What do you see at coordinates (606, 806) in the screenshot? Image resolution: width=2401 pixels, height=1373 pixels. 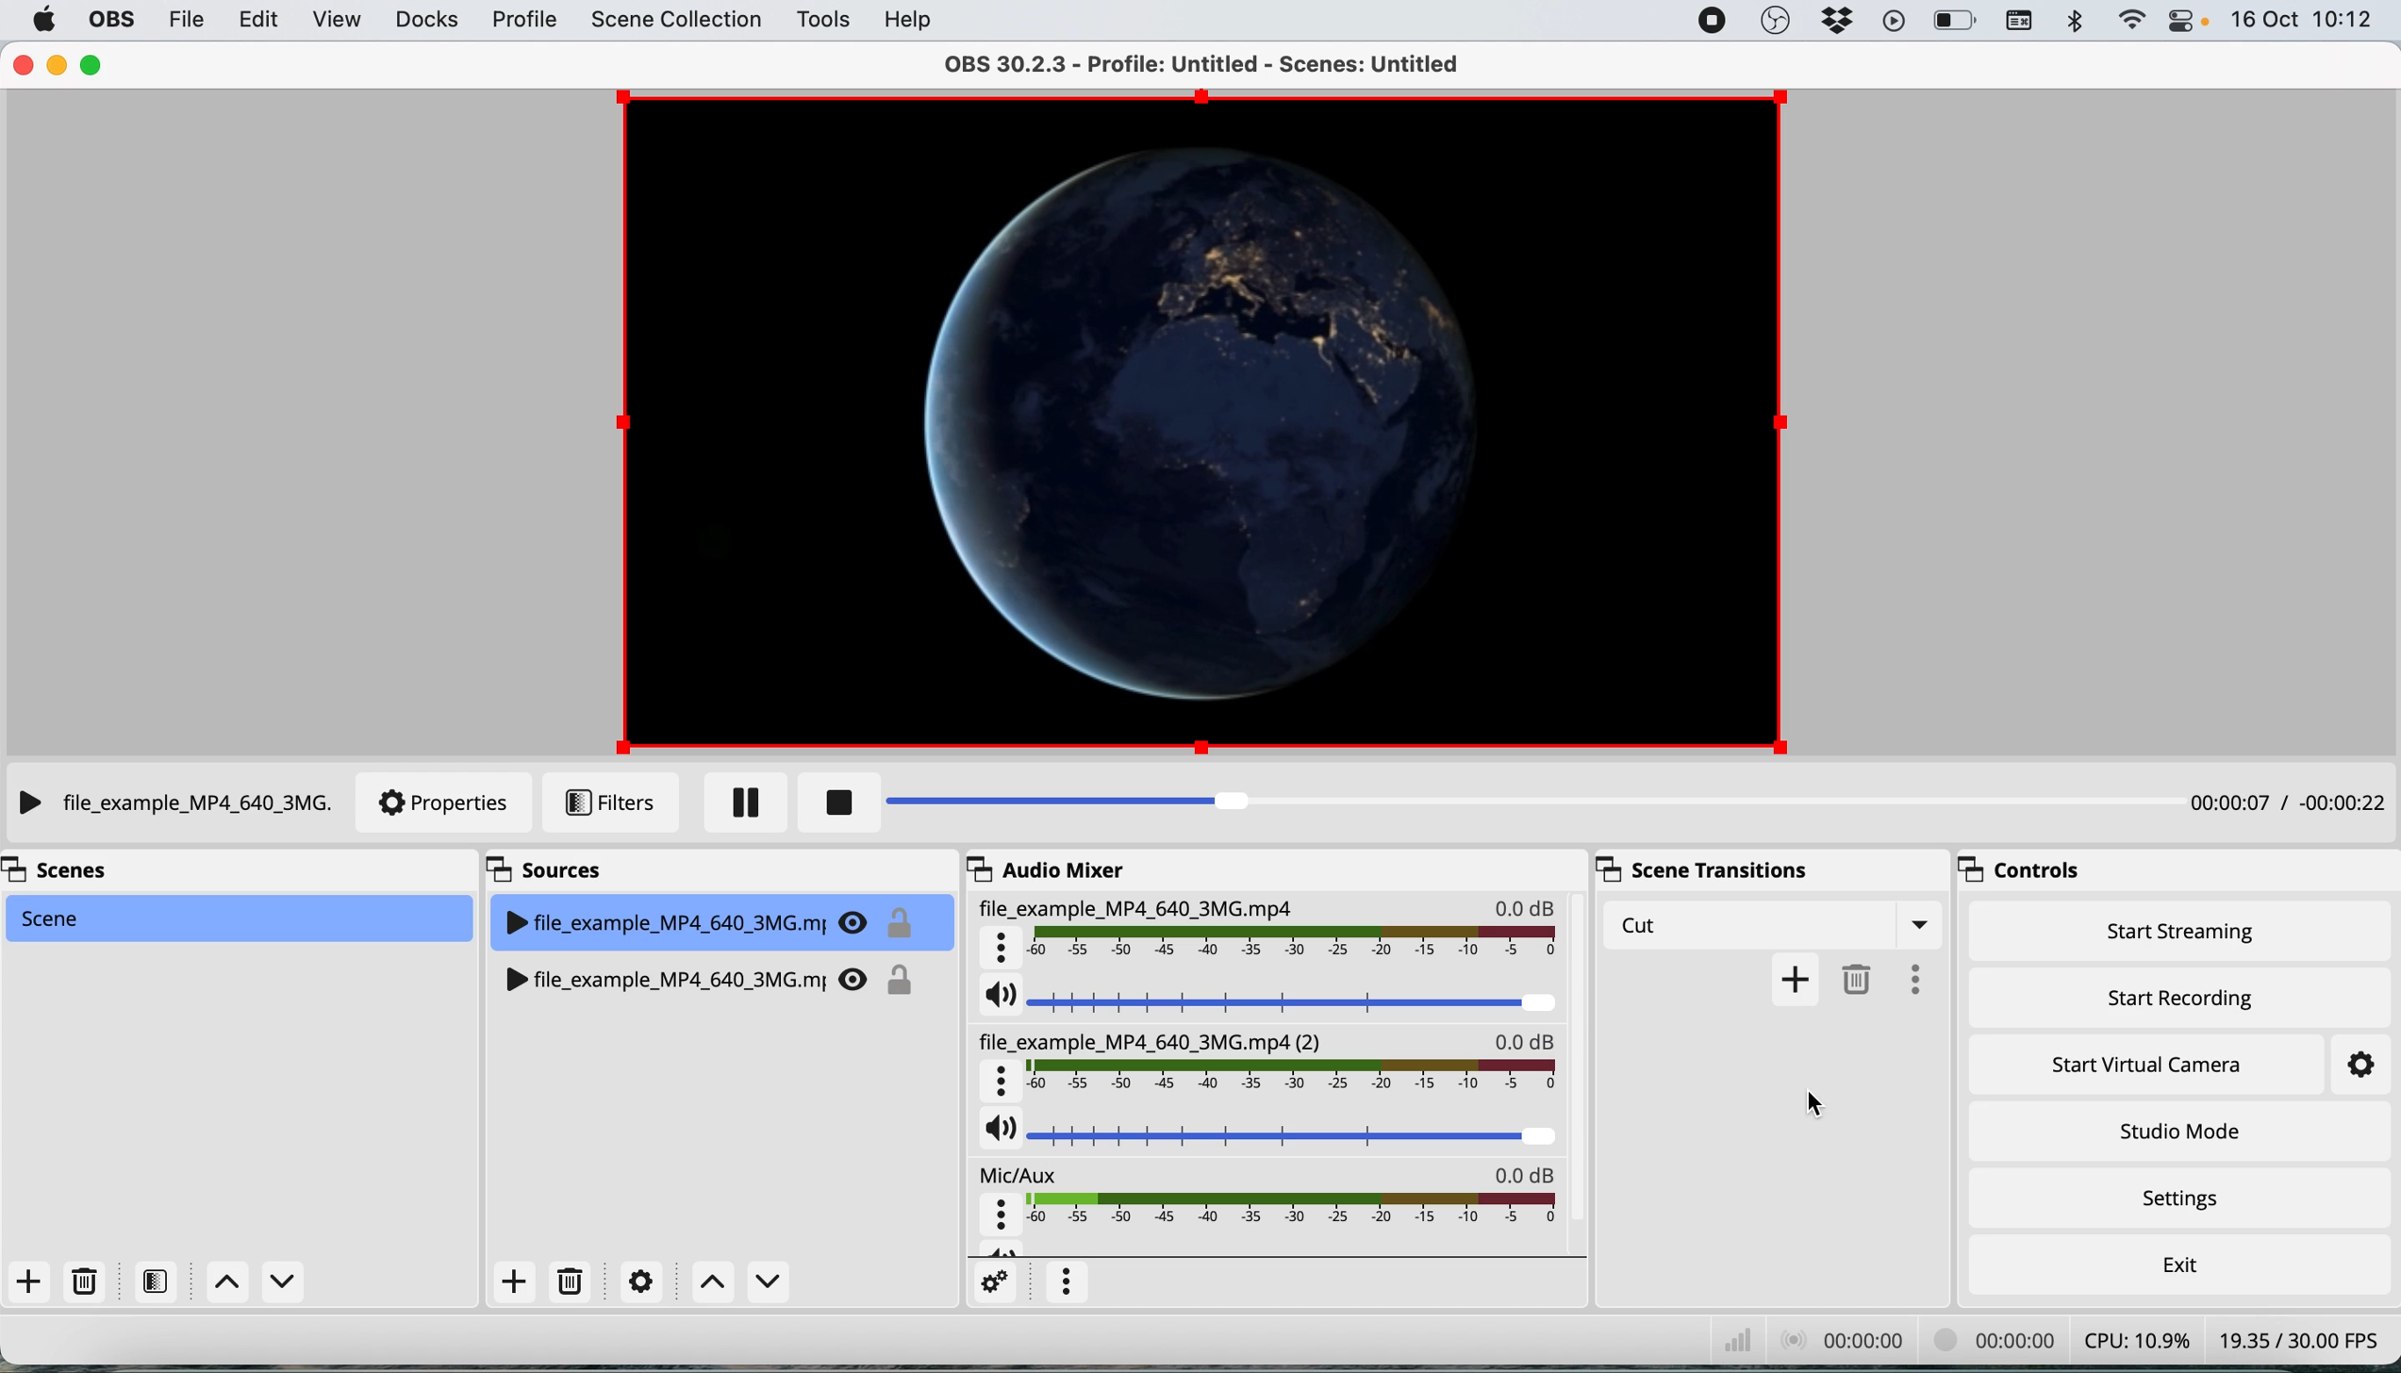 I see `filters` at bounding box center [606, 806].